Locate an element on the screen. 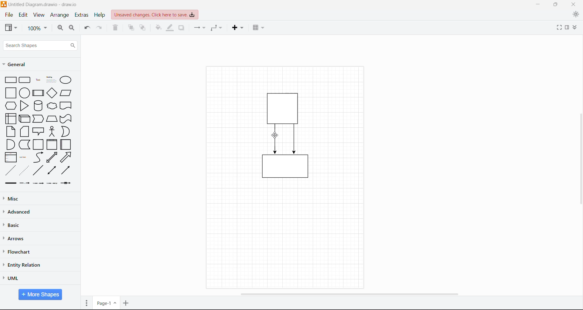 The height and width of the screenshot is (310, 583). Format is located at coordinates (567, 28).